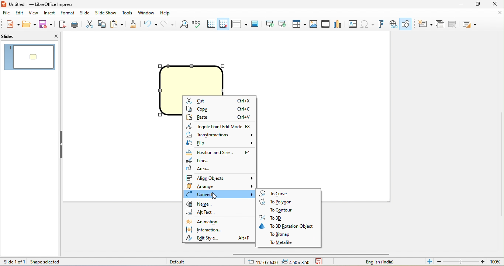  What do you see at coordinates (220, 186) in the screenshot?
I see `arrange` at bounding box center [220, 186].